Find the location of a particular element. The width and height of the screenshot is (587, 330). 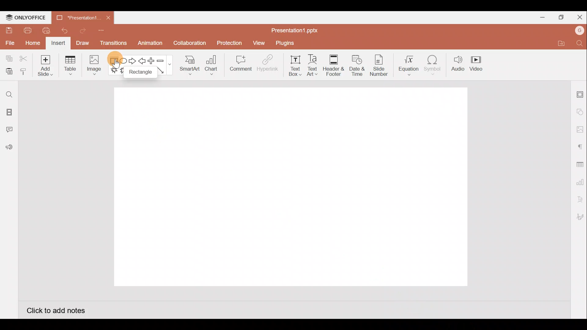

Open file location is located at coordinates (560, 43).